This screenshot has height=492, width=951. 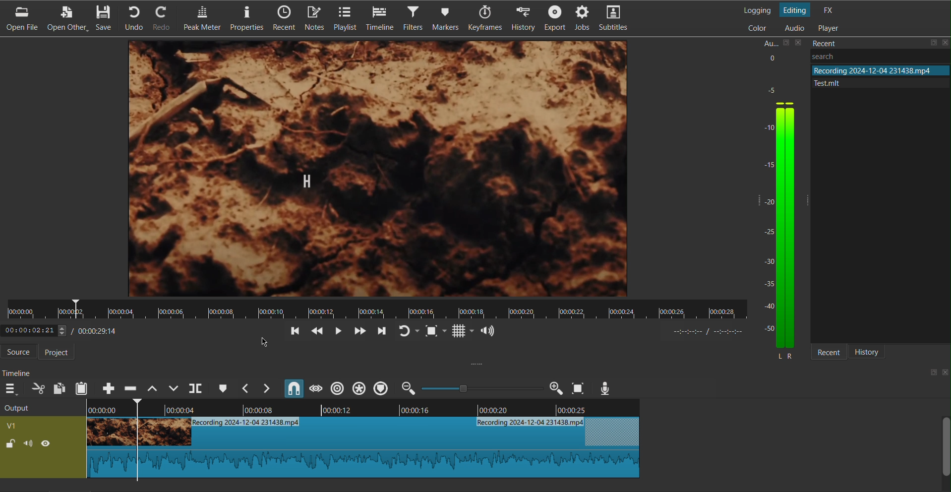 What do you see at coordinates (152, 387) in the screenshot?
I see `Lift` at bounding box center [152, 387].